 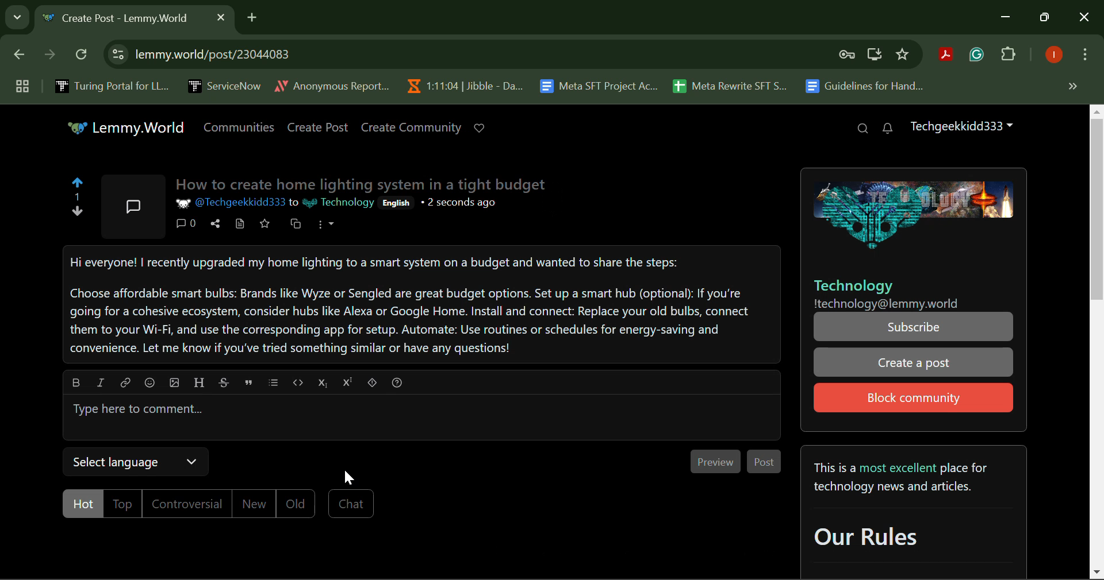 What do you see at coordinates (866, 86) in the screenshot?
I see `Guidelines for Handling` at bounding box center [866, 86].